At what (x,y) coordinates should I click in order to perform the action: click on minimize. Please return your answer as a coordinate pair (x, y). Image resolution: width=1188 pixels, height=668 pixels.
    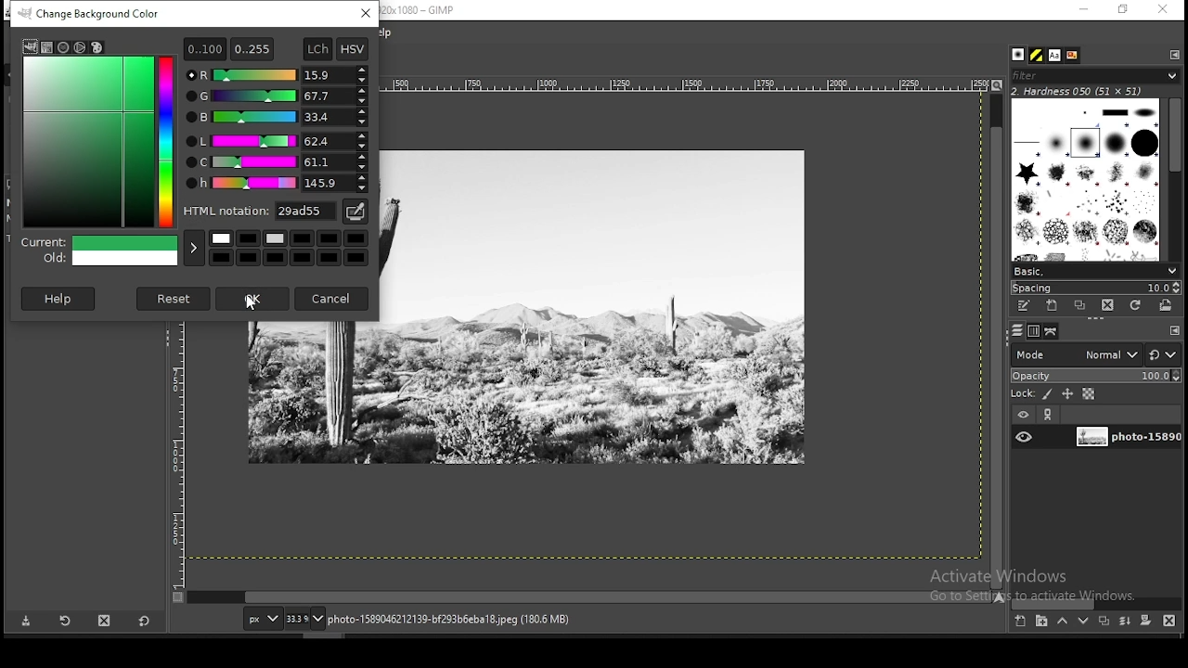
    Looking at the image, I should click on (1084, 10).